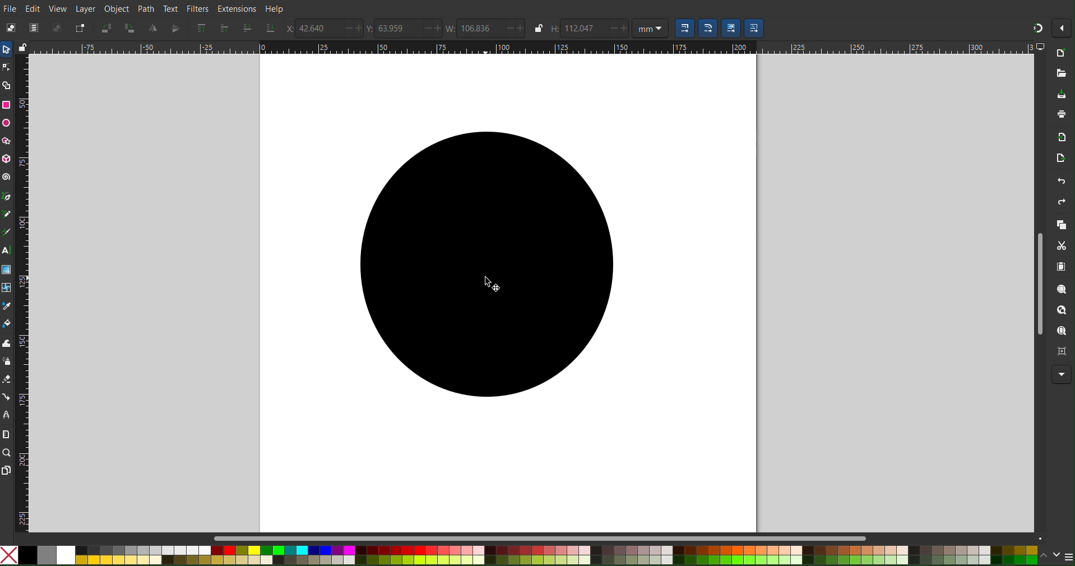 The width and height of the screenshot is (1075, 566). Describe the element at coordinates (650, 28) in the screenshot. I see `Unit` at that location.